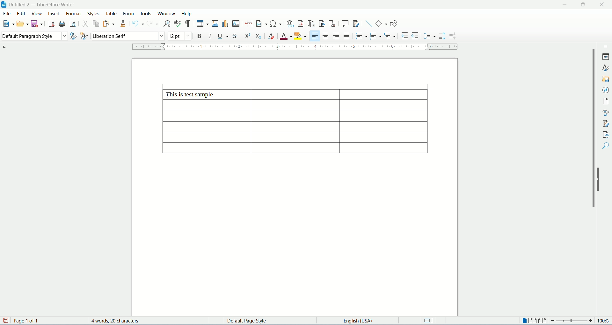 This screenshot has height=325, width=612. What do you see at coordinates (34, 36) in the screenshot?
I see `paragraph style` at bounding box center [34, 36].